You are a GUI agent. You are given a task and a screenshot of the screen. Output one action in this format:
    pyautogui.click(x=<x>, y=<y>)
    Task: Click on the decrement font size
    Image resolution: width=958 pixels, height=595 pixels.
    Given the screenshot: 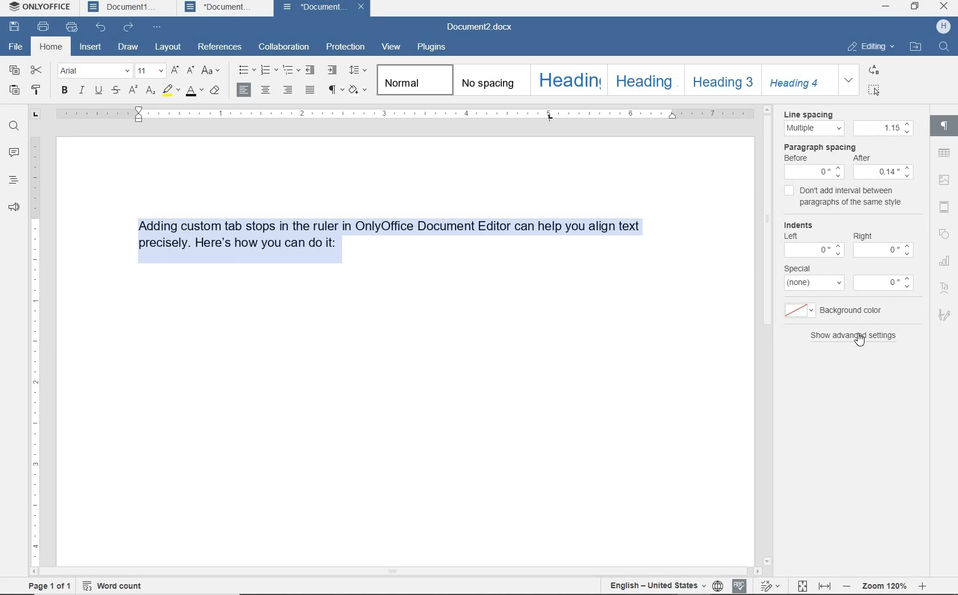 What is the action you would take?
    pyautogui.click(x=190, y=71)
    